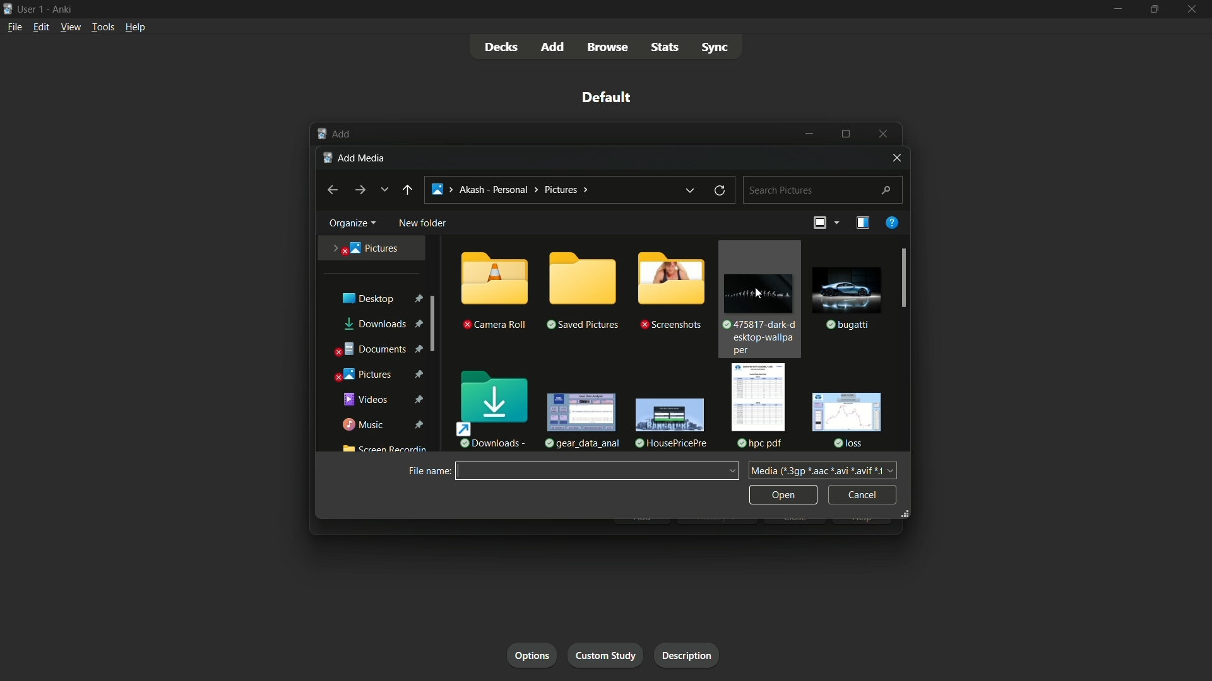  I want to click on add media, so click(357, 158).